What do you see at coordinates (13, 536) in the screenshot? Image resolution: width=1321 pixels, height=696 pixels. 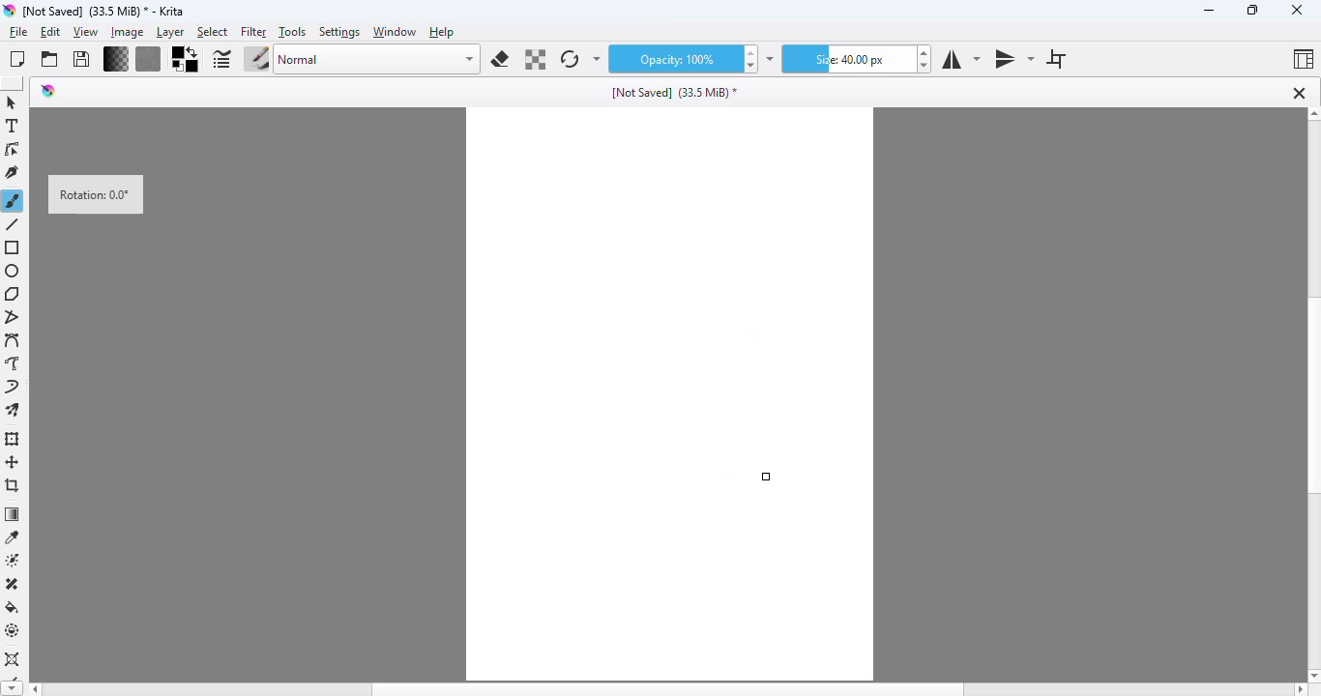 I see `sample a color from the image or current layer` at bounding box center [13, 536].